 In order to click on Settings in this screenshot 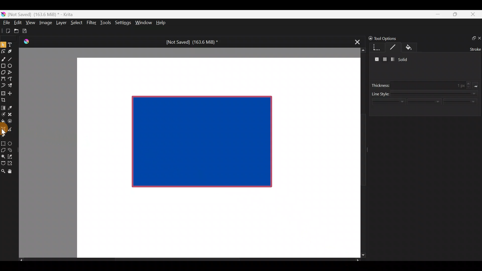, I will do `click(124, 24)`.